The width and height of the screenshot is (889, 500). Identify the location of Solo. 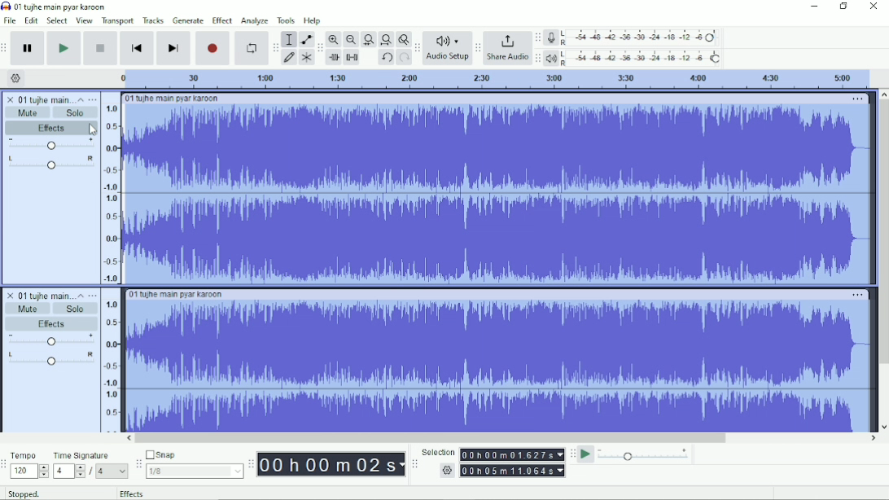
(78, 114).